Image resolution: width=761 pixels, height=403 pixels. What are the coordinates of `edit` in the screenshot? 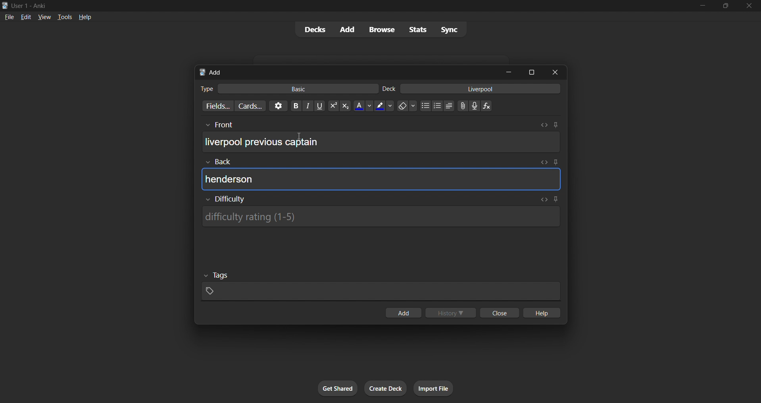 It's located at (23, 16).